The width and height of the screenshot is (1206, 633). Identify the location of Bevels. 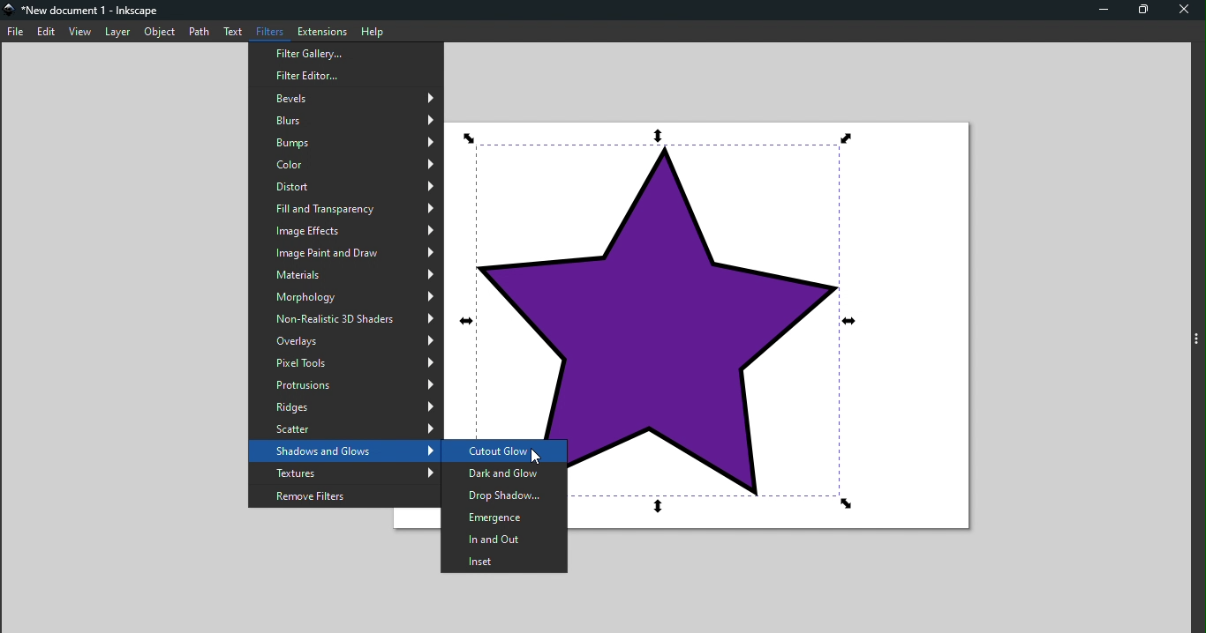
(349, 100).